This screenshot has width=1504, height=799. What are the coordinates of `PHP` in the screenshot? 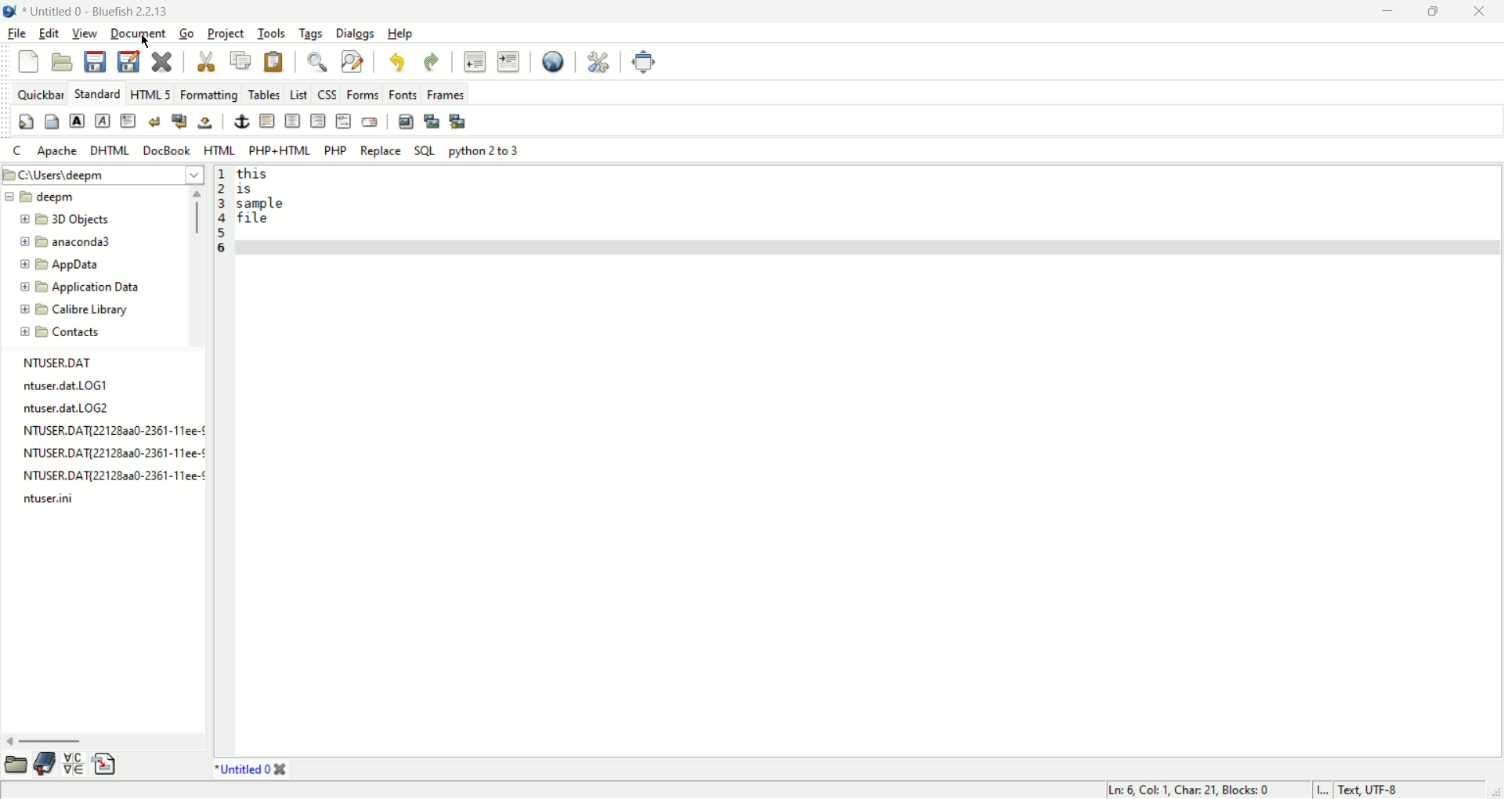 It's located at (334, 150).